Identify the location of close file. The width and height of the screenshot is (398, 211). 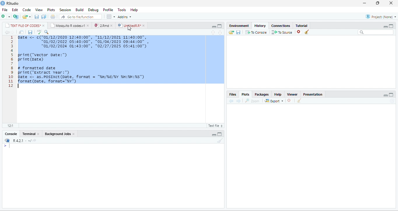
(299, 32).